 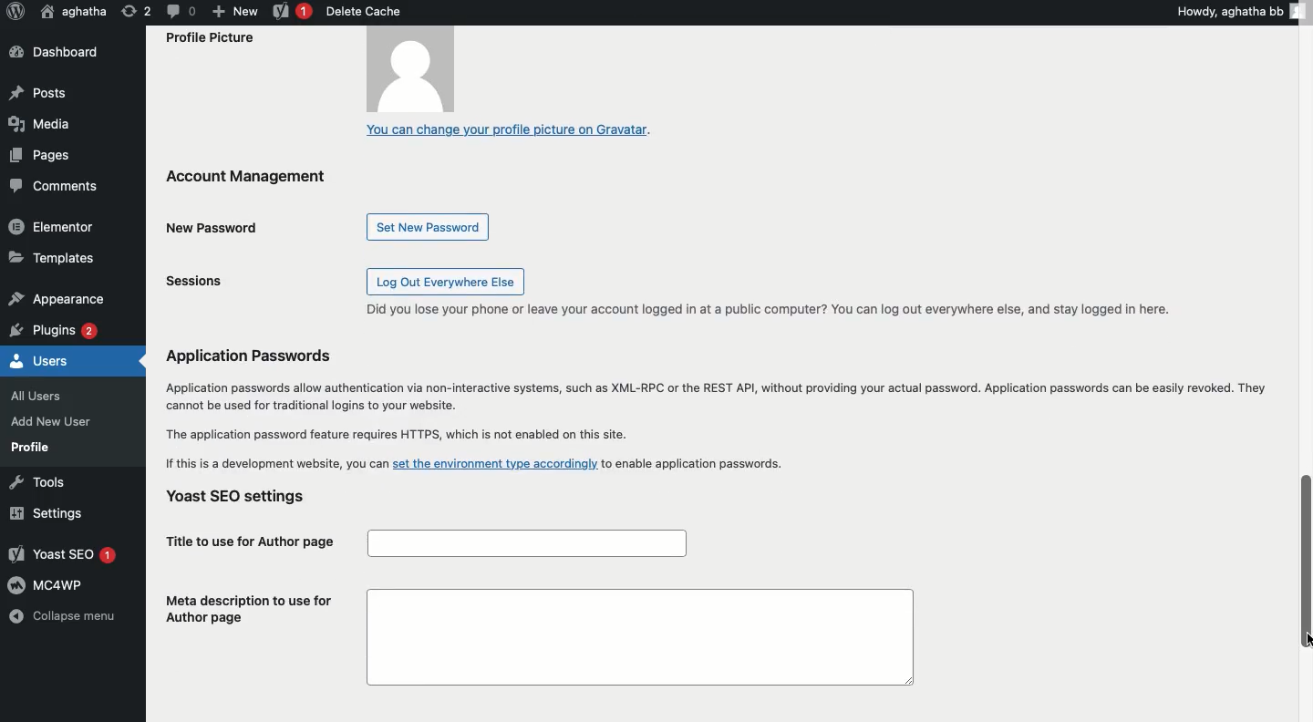 I want to click on Did you lose your phone or leave your account logged in at a public computer? You can log out everywhere else, and stay logged in here., so click(x=769, y=309).